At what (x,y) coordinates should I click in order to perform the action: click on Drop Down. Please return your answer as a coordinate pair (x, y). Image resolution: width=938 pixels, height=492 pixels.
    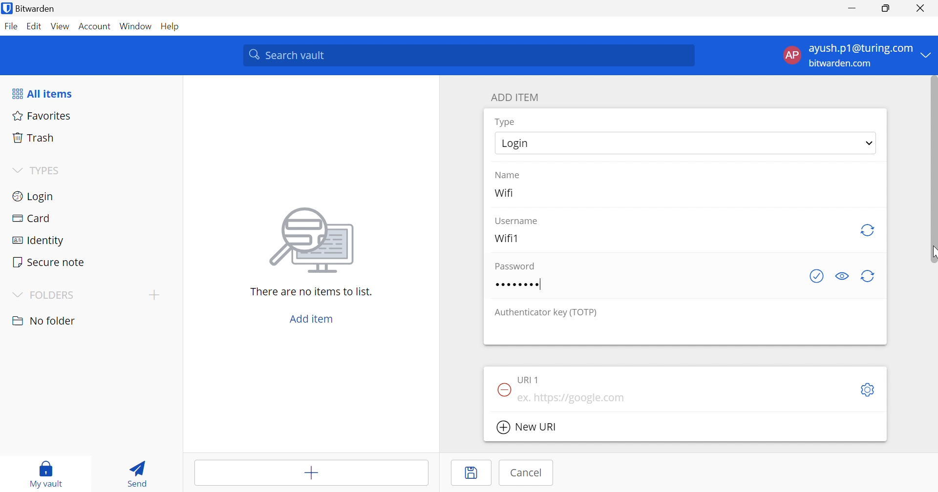
    Looking at the image, I should click on (870, 143).